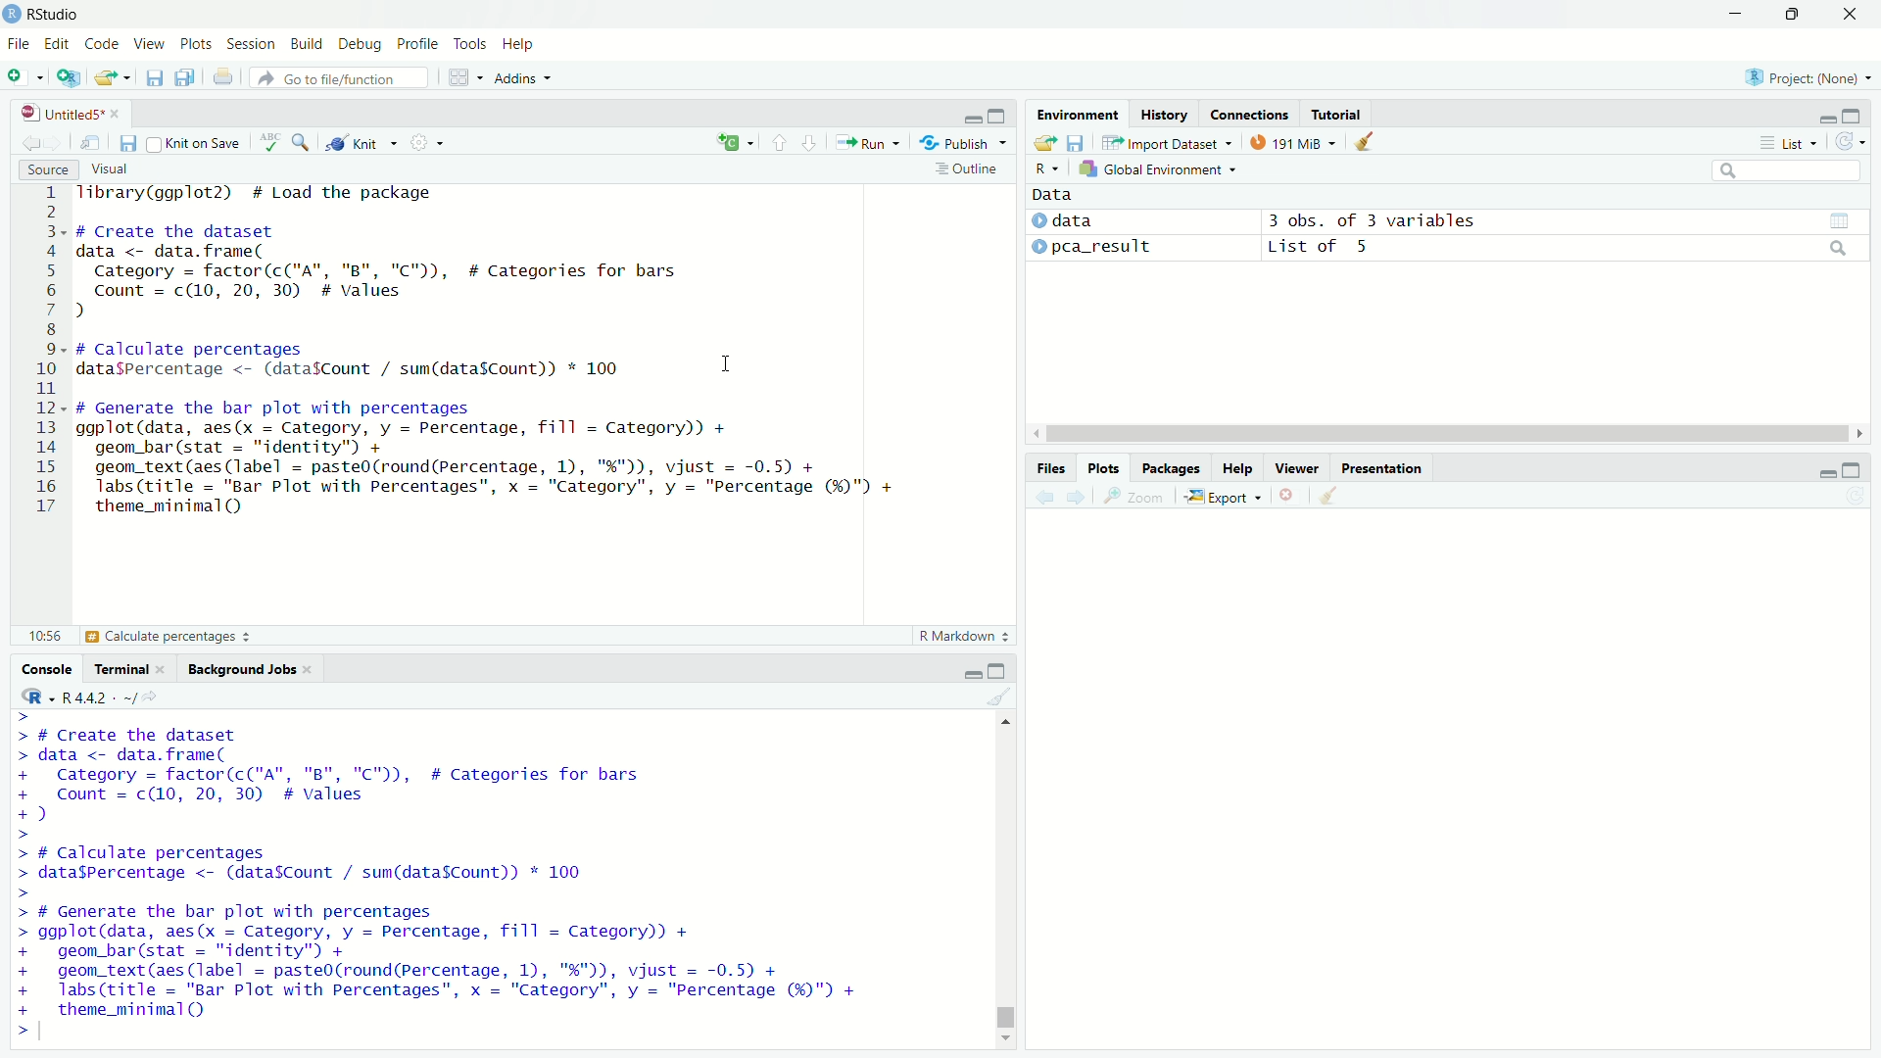 This screenshot has width=1881, height=1058. Describe the element at coordinates (1171, 143) in the screenshot. I see `import dataset` at that location.